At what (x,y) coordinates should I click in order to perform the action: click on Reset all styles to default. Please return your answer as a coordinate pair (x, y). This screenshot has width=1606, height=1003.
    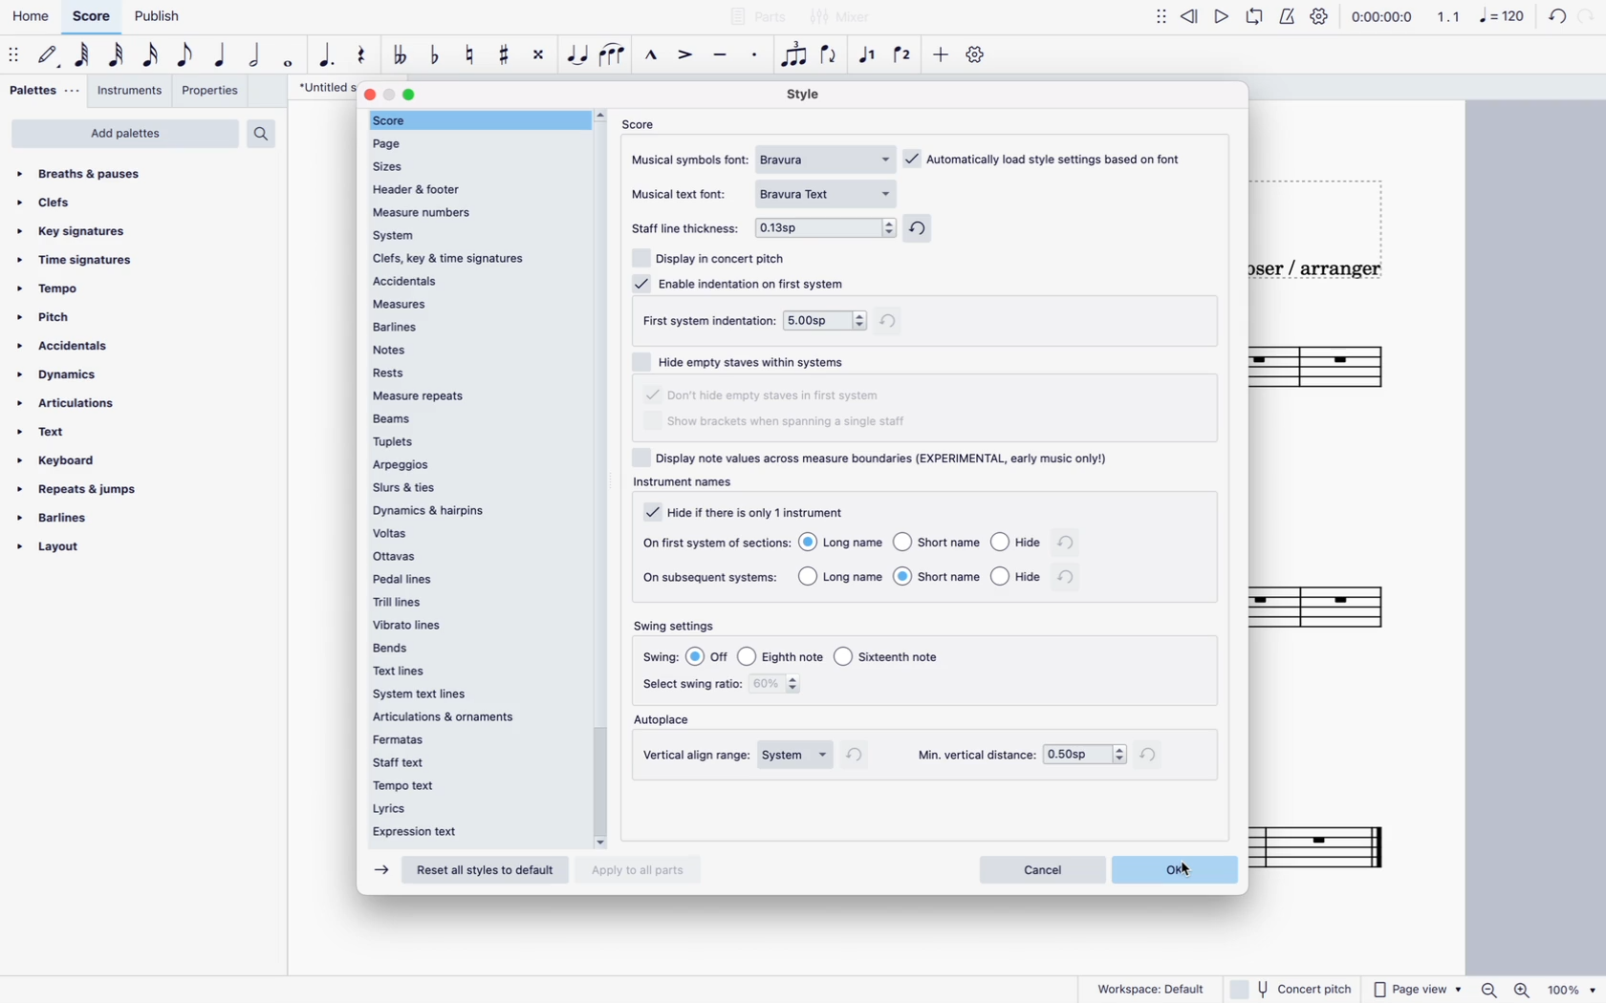
    Looking at the image, I should click on (489, 871).